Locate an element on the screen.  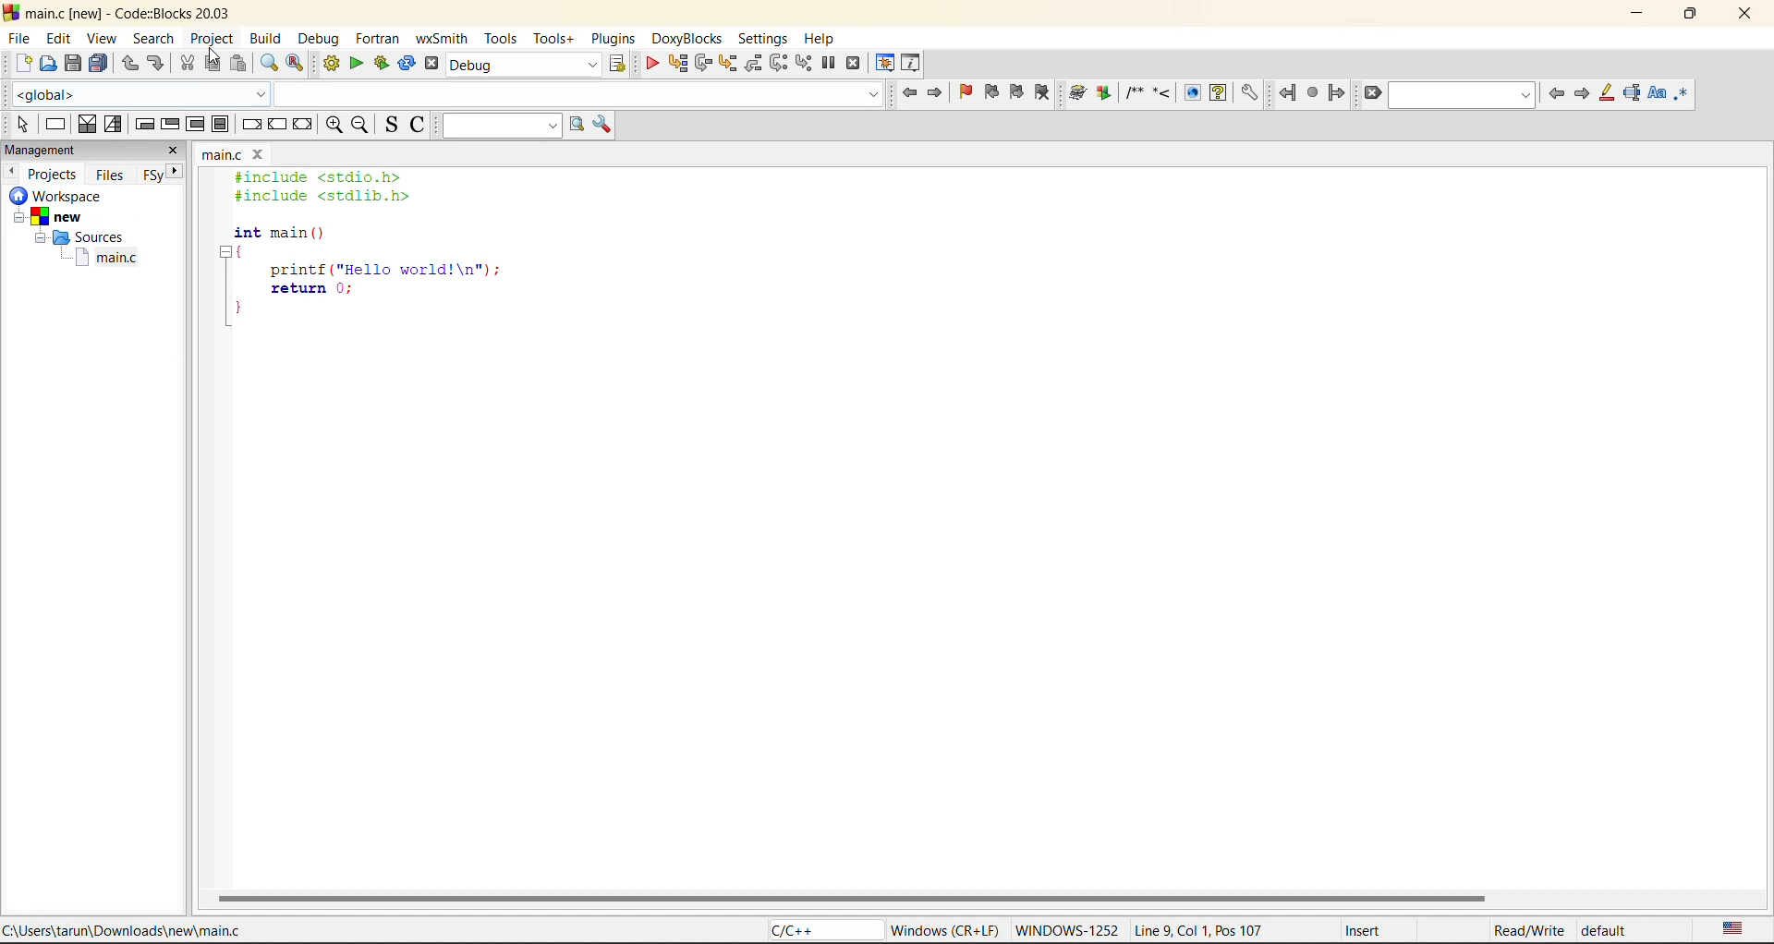
counting loop is located at coordinates (195, 126).